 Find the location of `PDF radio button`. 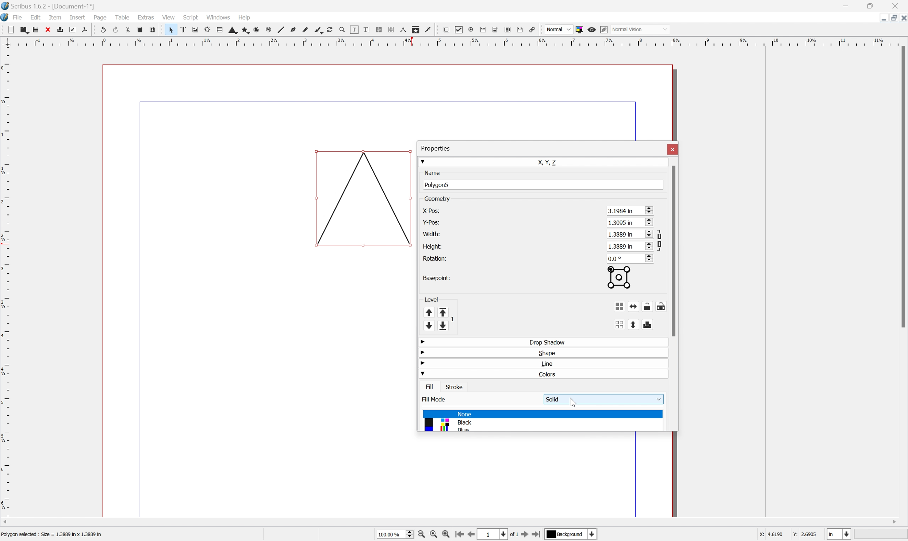

PDF radio button is located at coordinates (470, 30).